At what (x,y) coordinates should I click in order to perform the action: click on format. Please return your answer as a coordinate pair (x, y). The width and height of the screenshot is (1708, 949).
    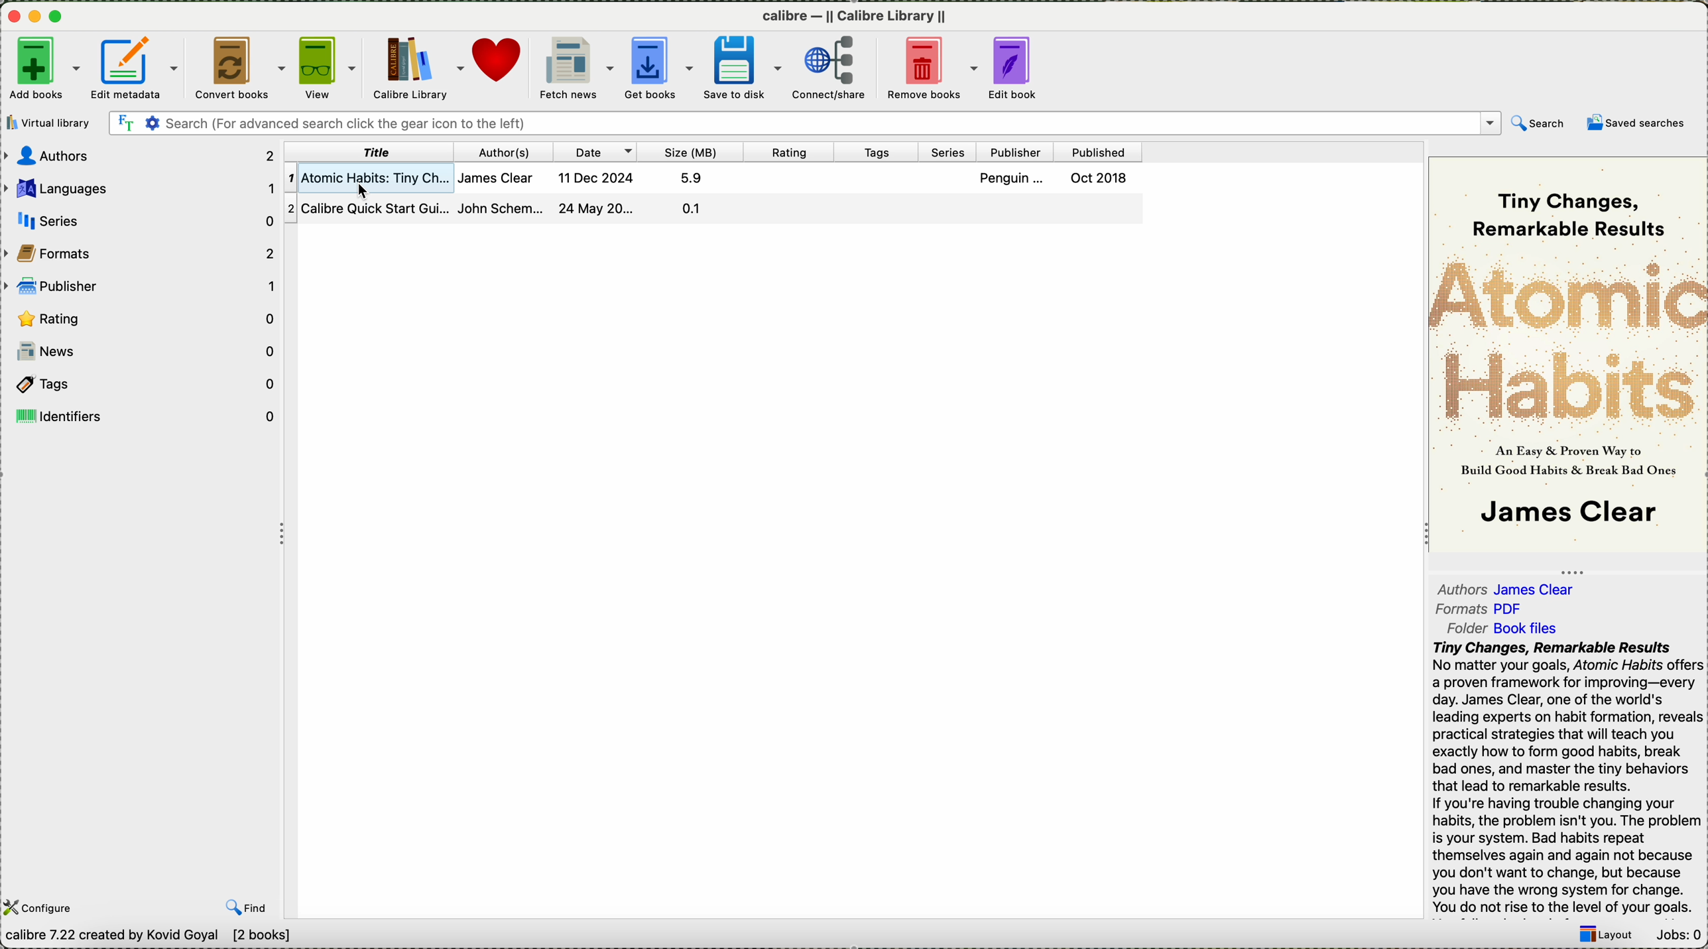
    Looking at the image, I should click on (1483, 610).